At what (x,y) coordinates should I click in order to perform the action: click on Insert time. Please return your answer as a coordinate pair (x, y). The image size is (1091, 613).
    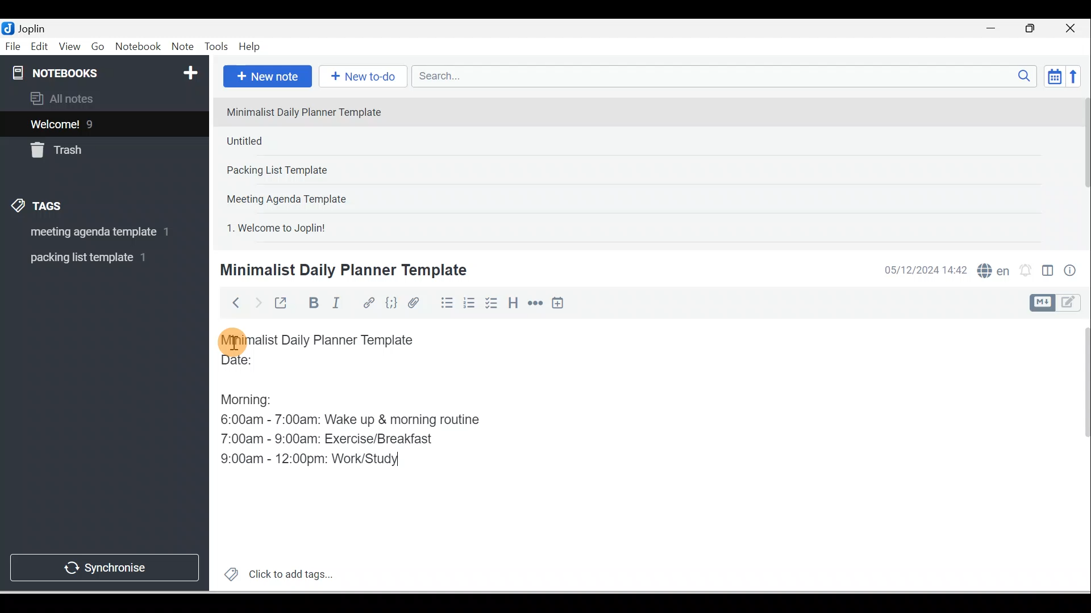
    Looking at the image, I should click on (557, 304).